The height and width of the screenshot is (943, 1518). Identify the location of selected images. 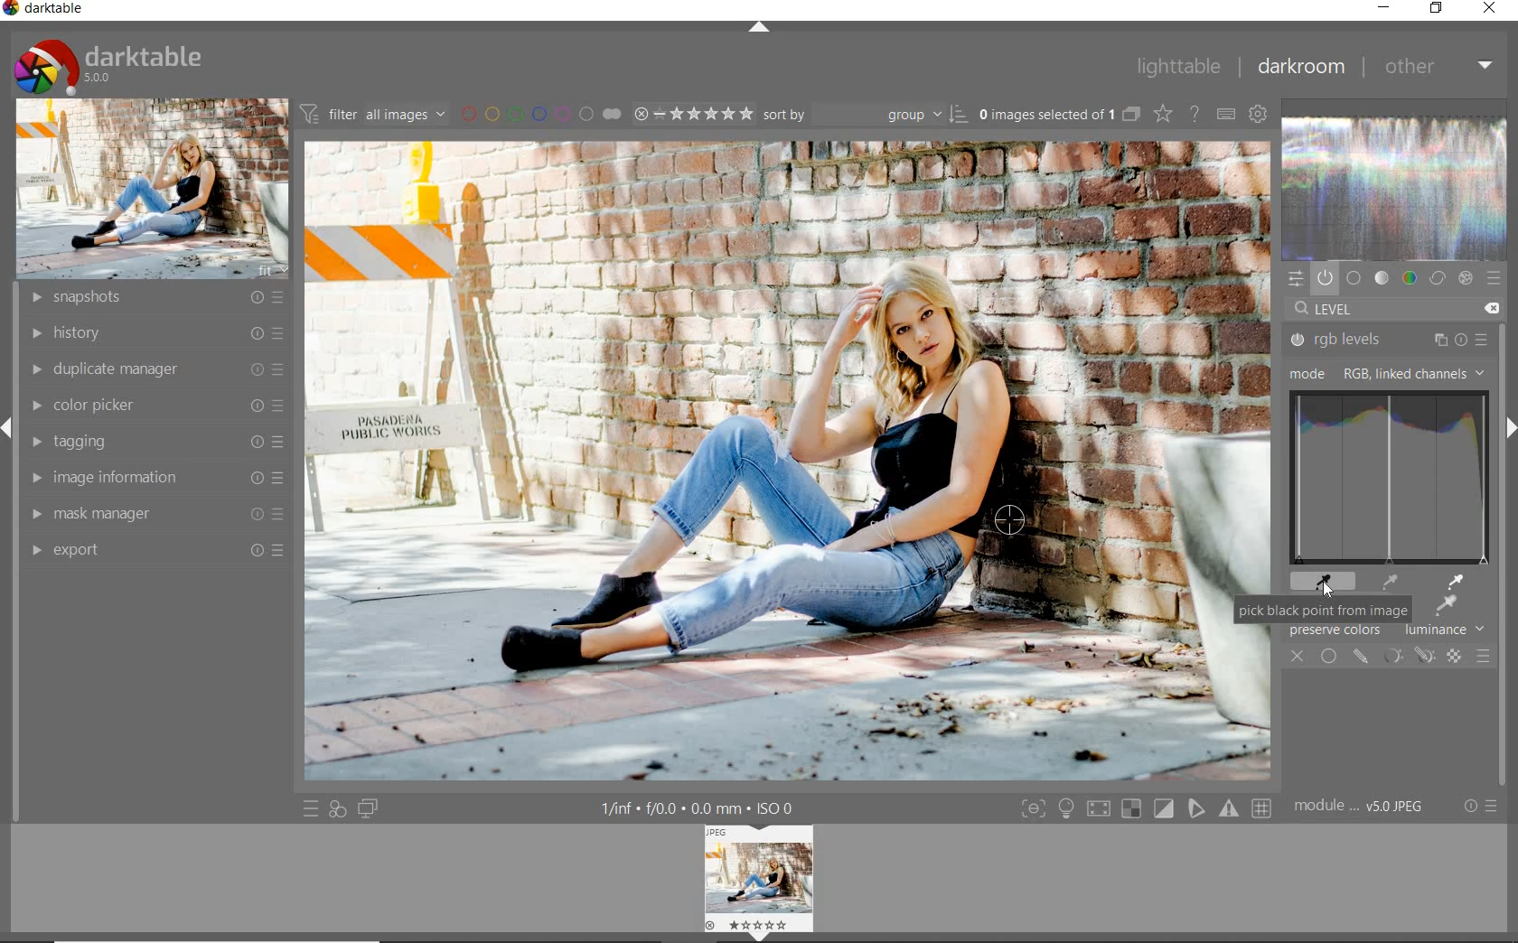
(1045, 115).